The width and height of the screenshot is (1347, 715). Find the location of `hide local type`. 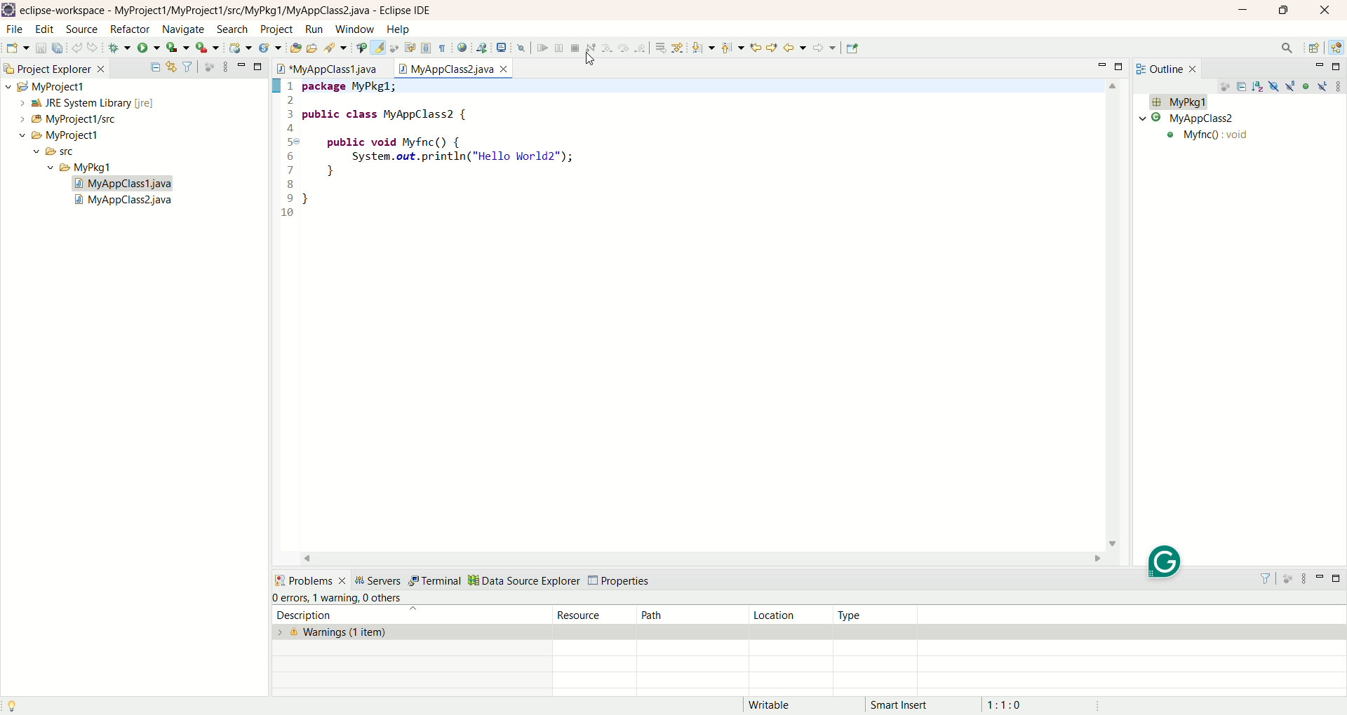

hide local type is located at coordinates (1324, 86).